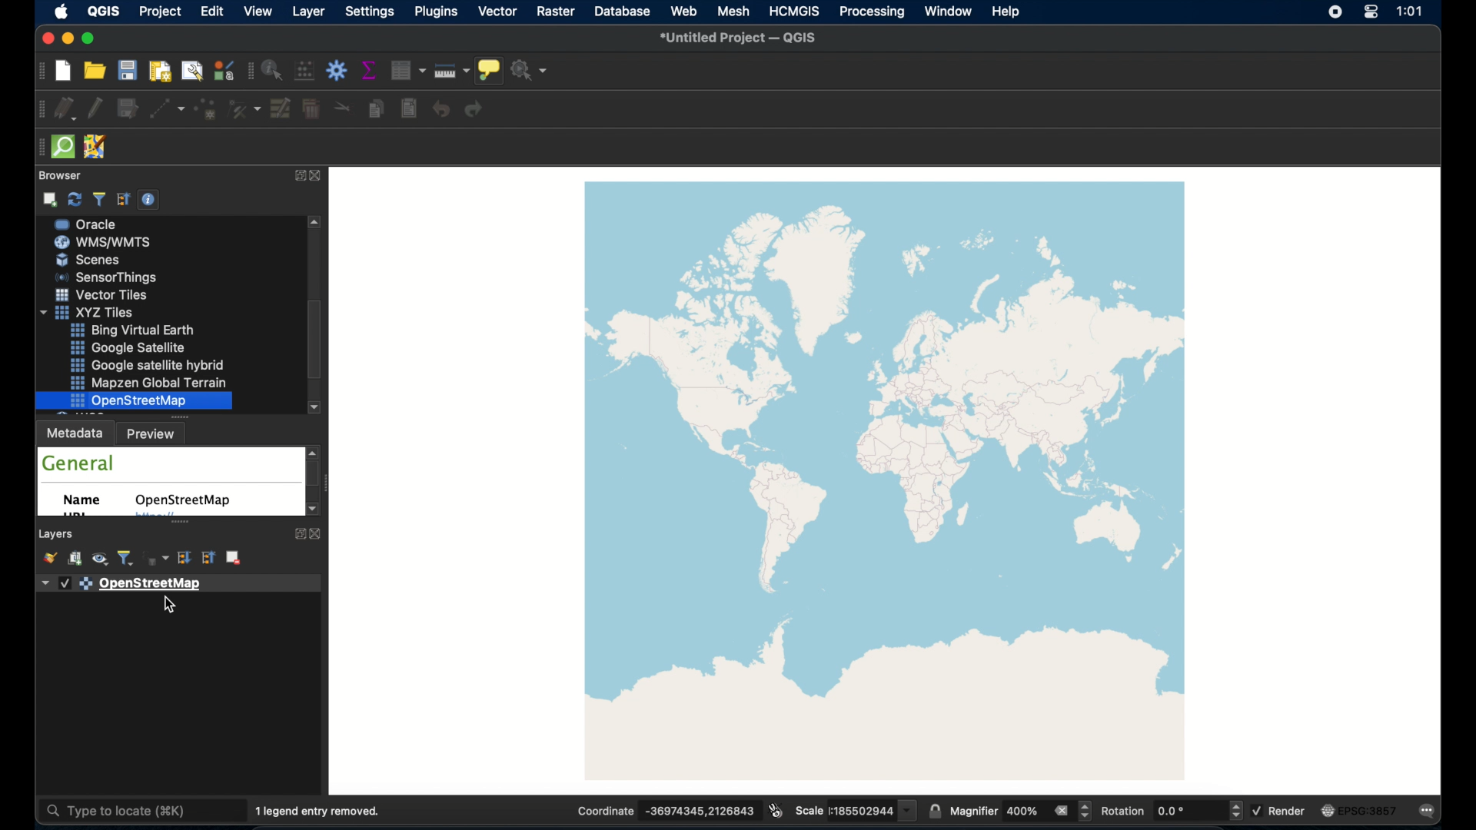 Image resolution: width=1476 pixels, height=830 pixels. I want to click on vector. tiles, so click(145, 347).